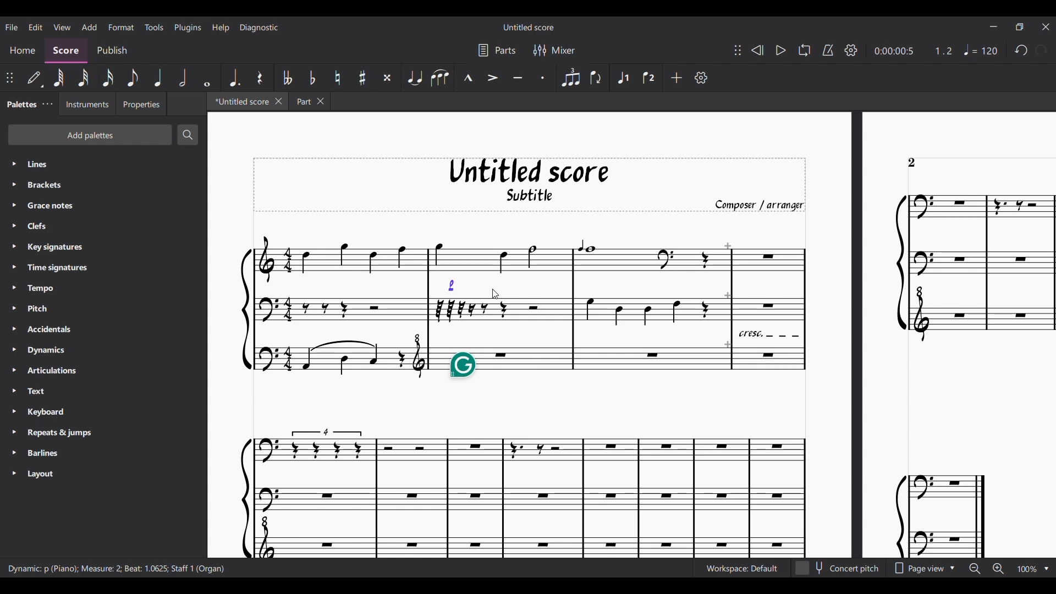  What do you see at coordinates (501, 258) in the screenshot?
I see `Highlighted due to movement of dynamic marking` at bounding box center [501, 258].